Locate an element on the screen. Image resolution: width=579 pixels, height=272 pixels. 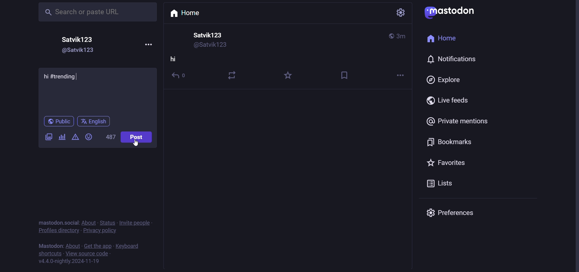
hi is located at coordinates (174, 60).